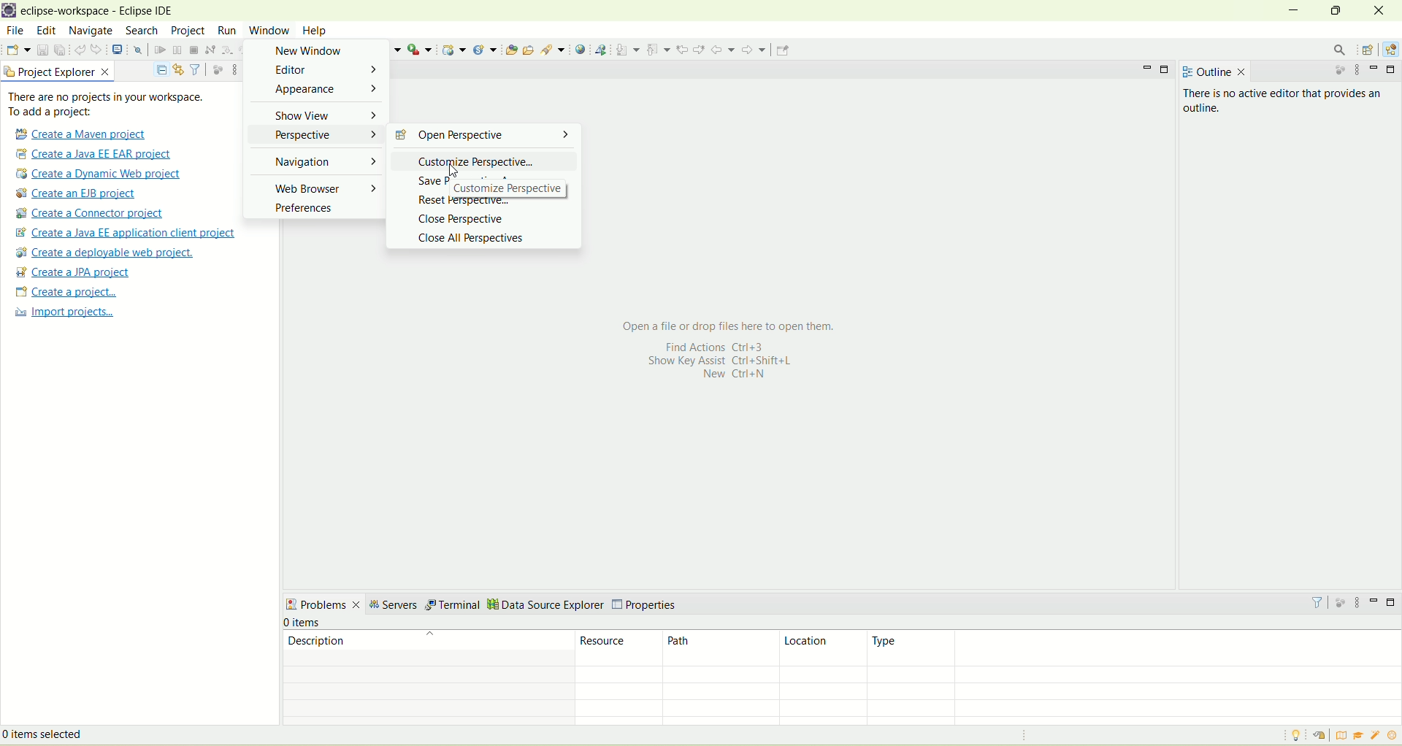 The width and height of the screenshot is (1402, 746). What do you see at coordinates (1390, 50) in the screenshot?
I see `Java EE` at bounding box center [1390, 50].